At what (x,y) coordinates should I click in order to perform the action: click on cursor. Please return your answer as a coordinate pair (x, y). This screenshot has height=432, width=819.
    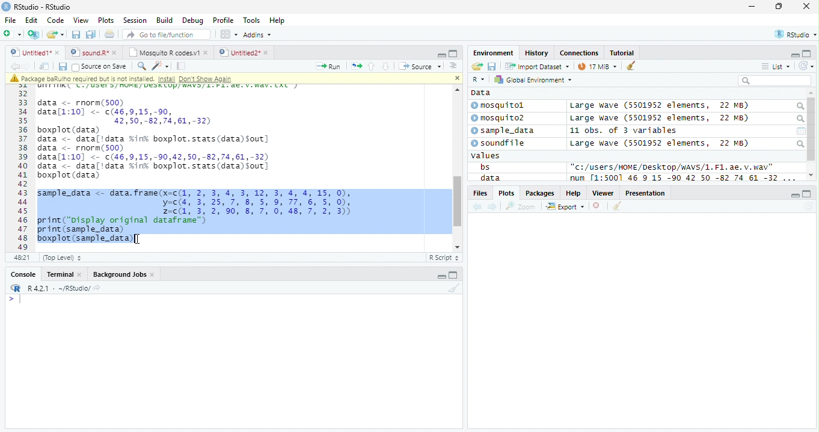
    Looking at the image, I should click on (138, 239).